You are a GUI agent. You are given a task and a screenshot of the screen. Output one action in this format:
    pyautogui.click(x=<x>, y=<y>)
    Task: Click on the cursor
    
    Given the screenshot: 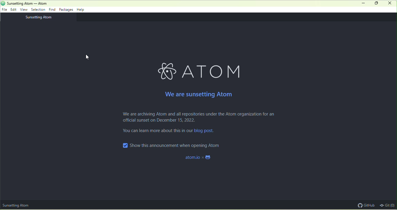 What is the action you would take?
    pyautogui.click(x=90, y=56)
    